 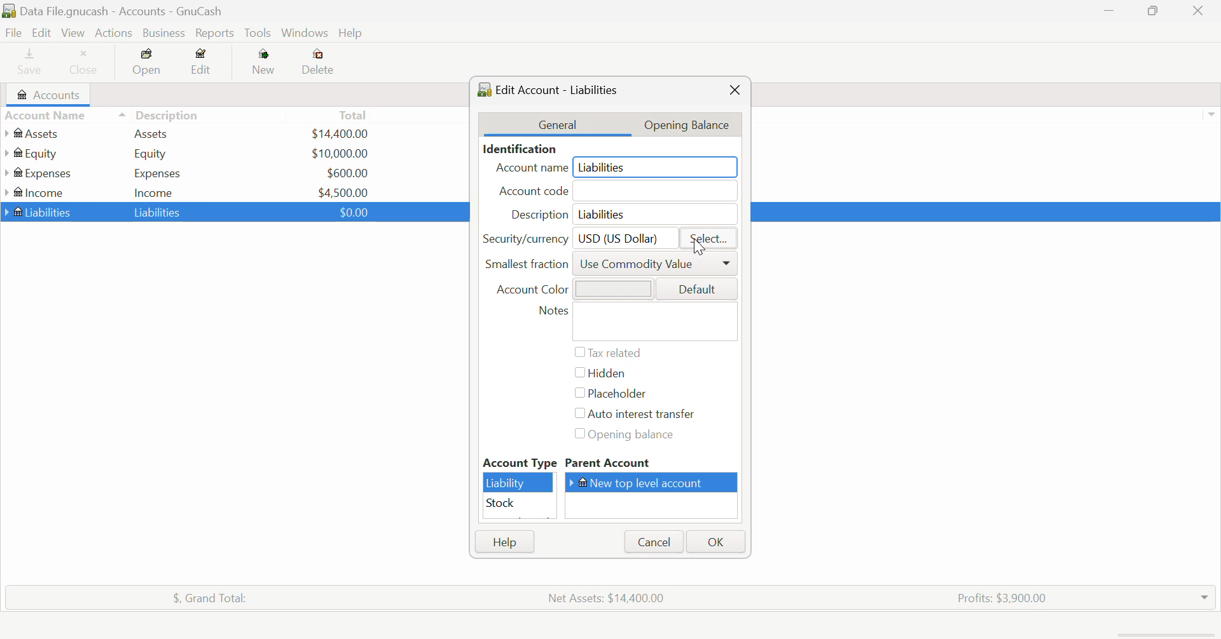 What do you see at coordinates (637, 414) in the screenshot?
I see `Auto interest transfer` at bounding box center [637, 414].